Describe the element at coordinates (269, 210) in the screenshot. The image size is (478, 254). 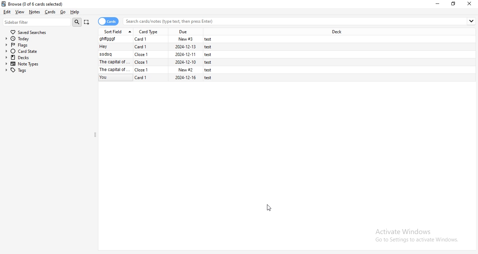
I see `cursor` at that location.